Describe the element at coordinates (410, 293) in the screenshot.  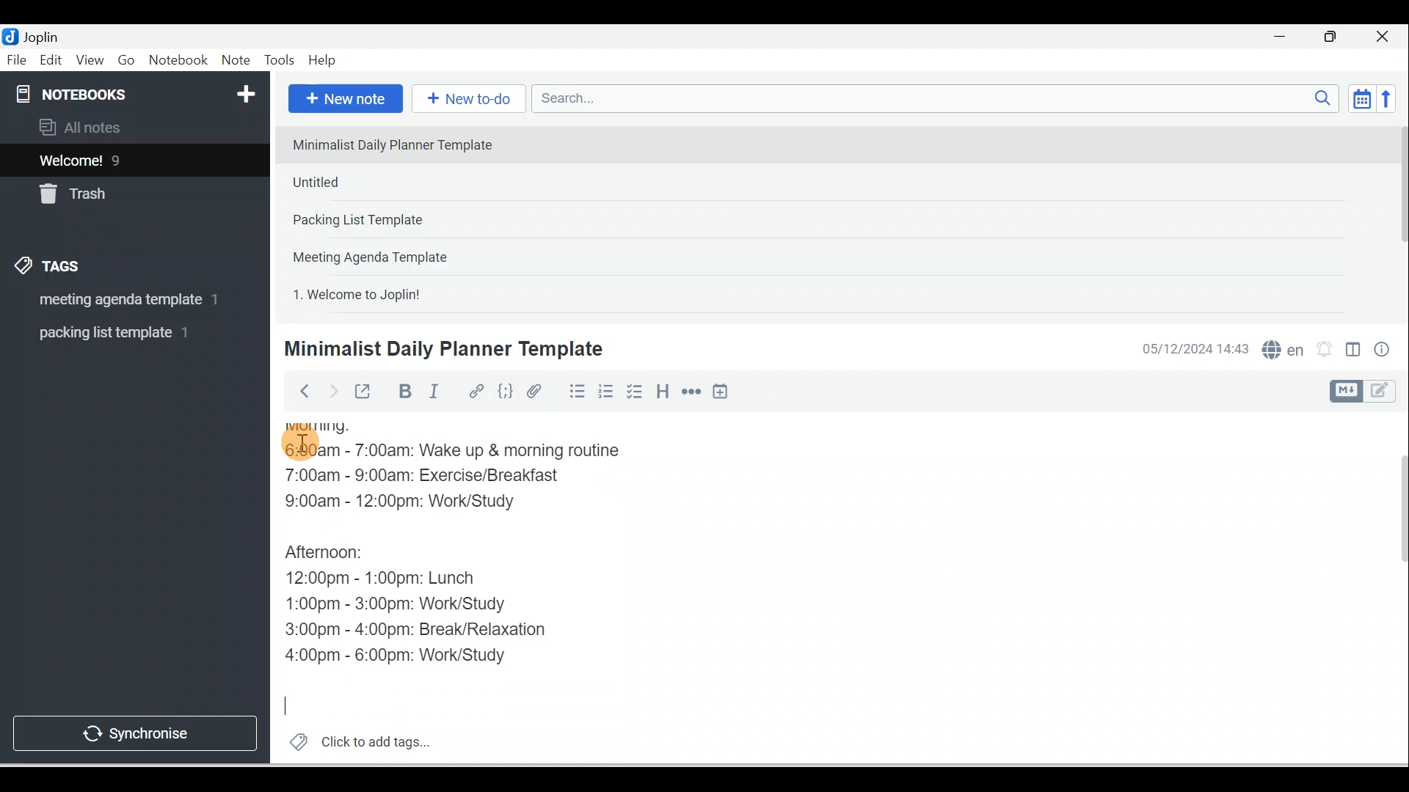
I see `Note 5` at that location.